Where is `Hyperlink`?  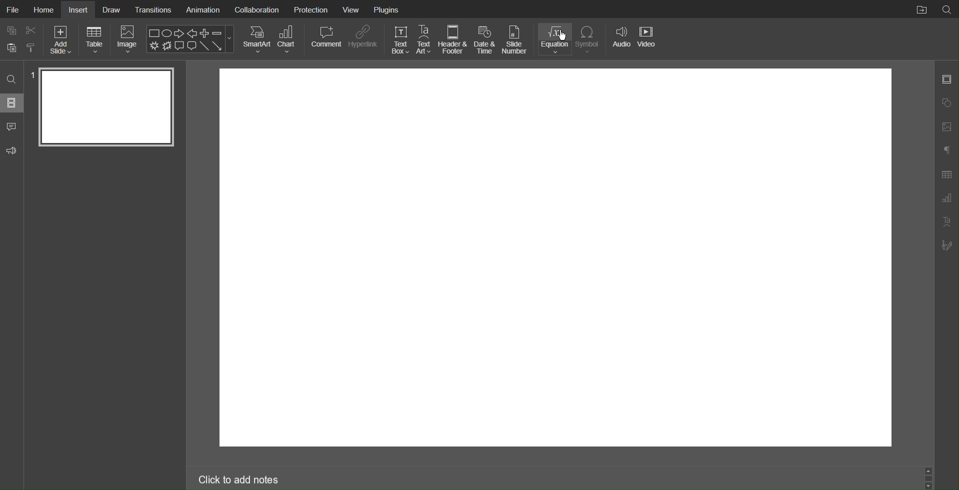 Hyperlink is located at coordinates (364, 39).